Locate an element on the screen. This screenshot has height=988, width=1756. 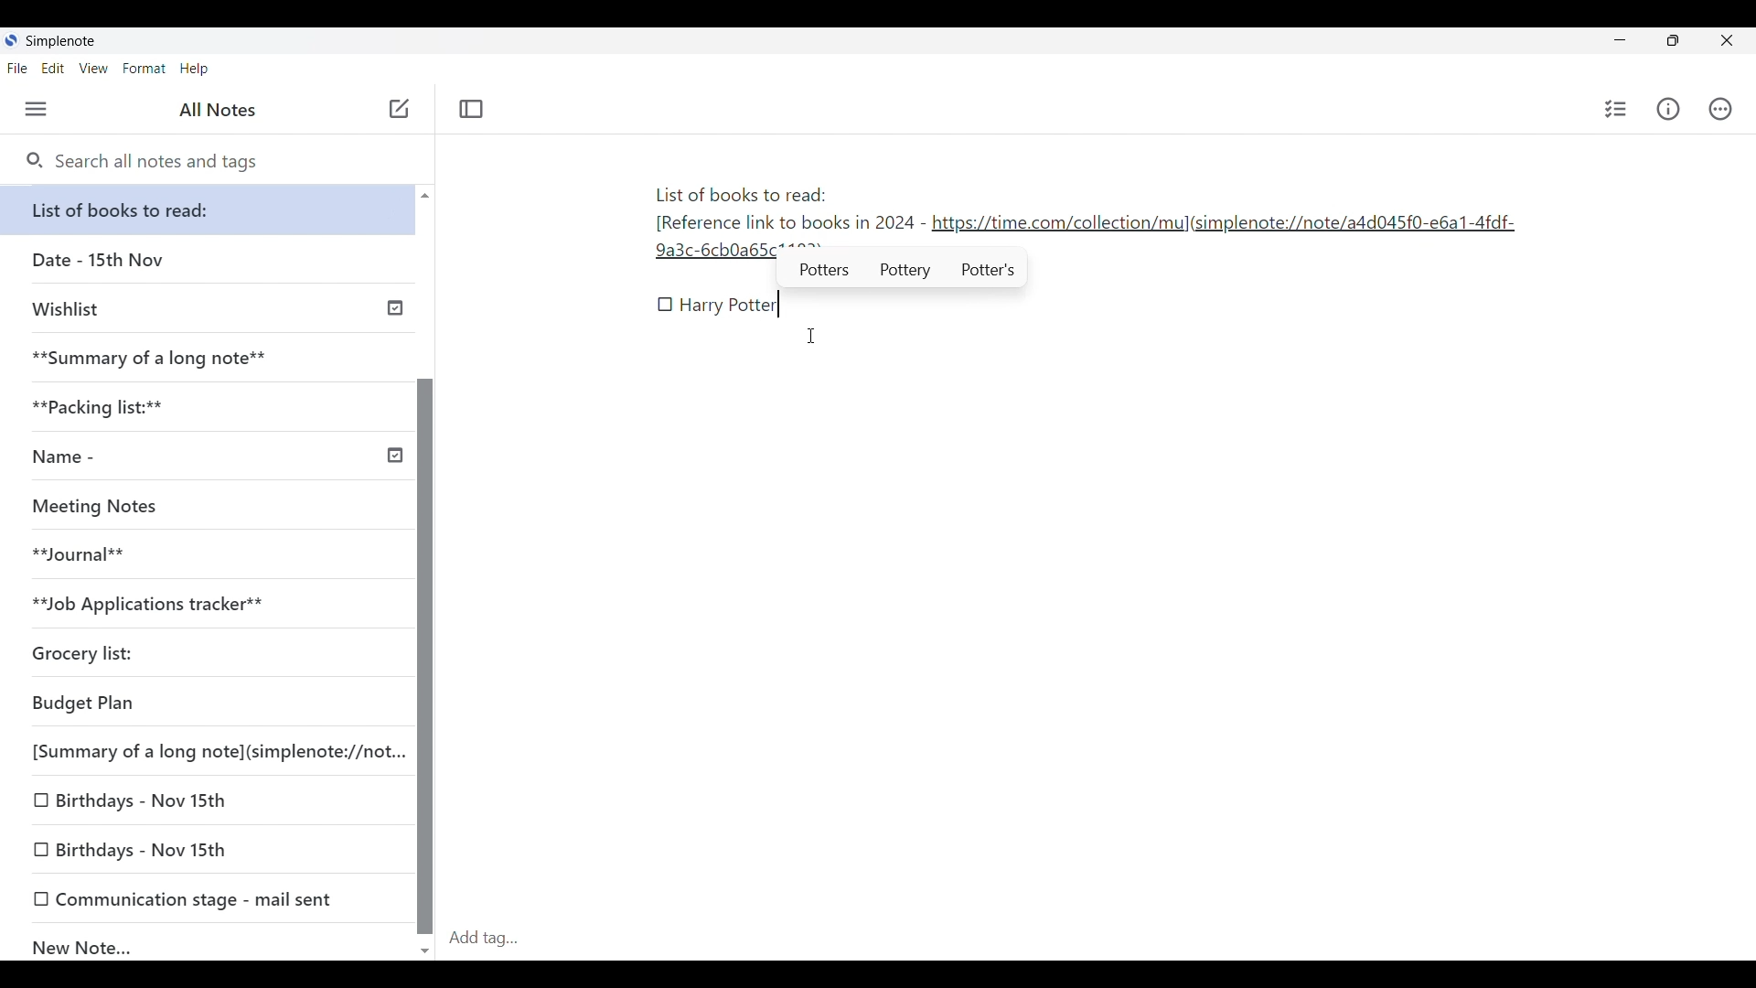
Close is located at coordinates (1728, 41).